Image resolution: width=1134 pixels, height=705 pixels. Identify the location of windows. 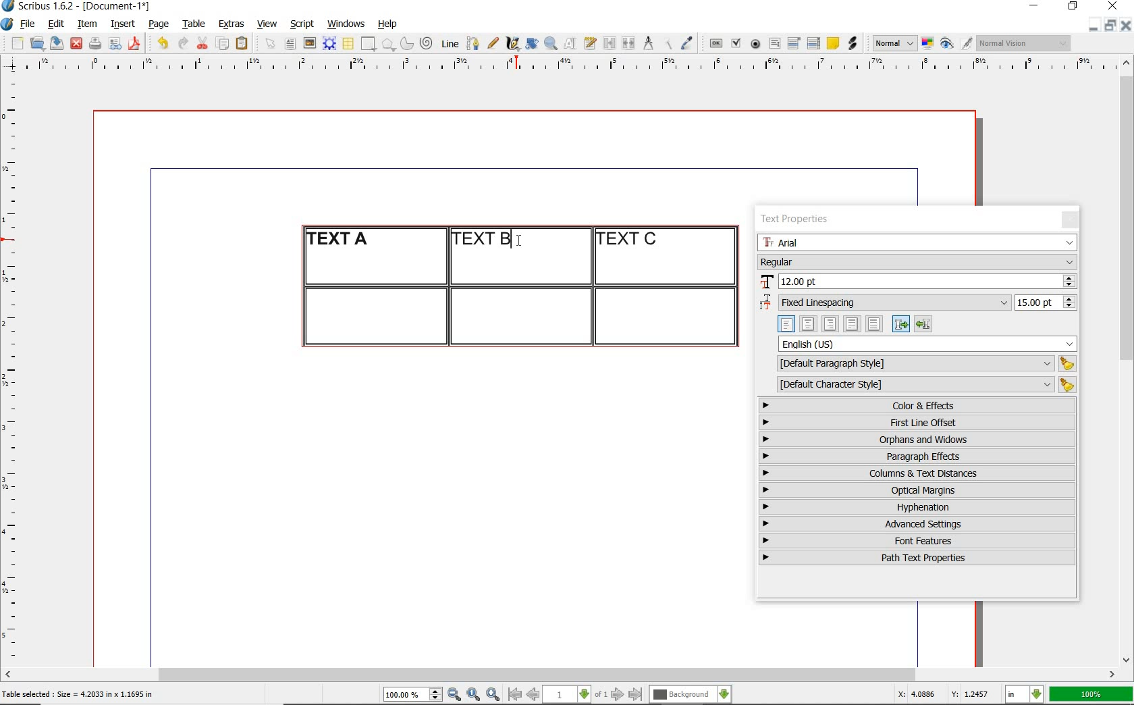
(347, 24).